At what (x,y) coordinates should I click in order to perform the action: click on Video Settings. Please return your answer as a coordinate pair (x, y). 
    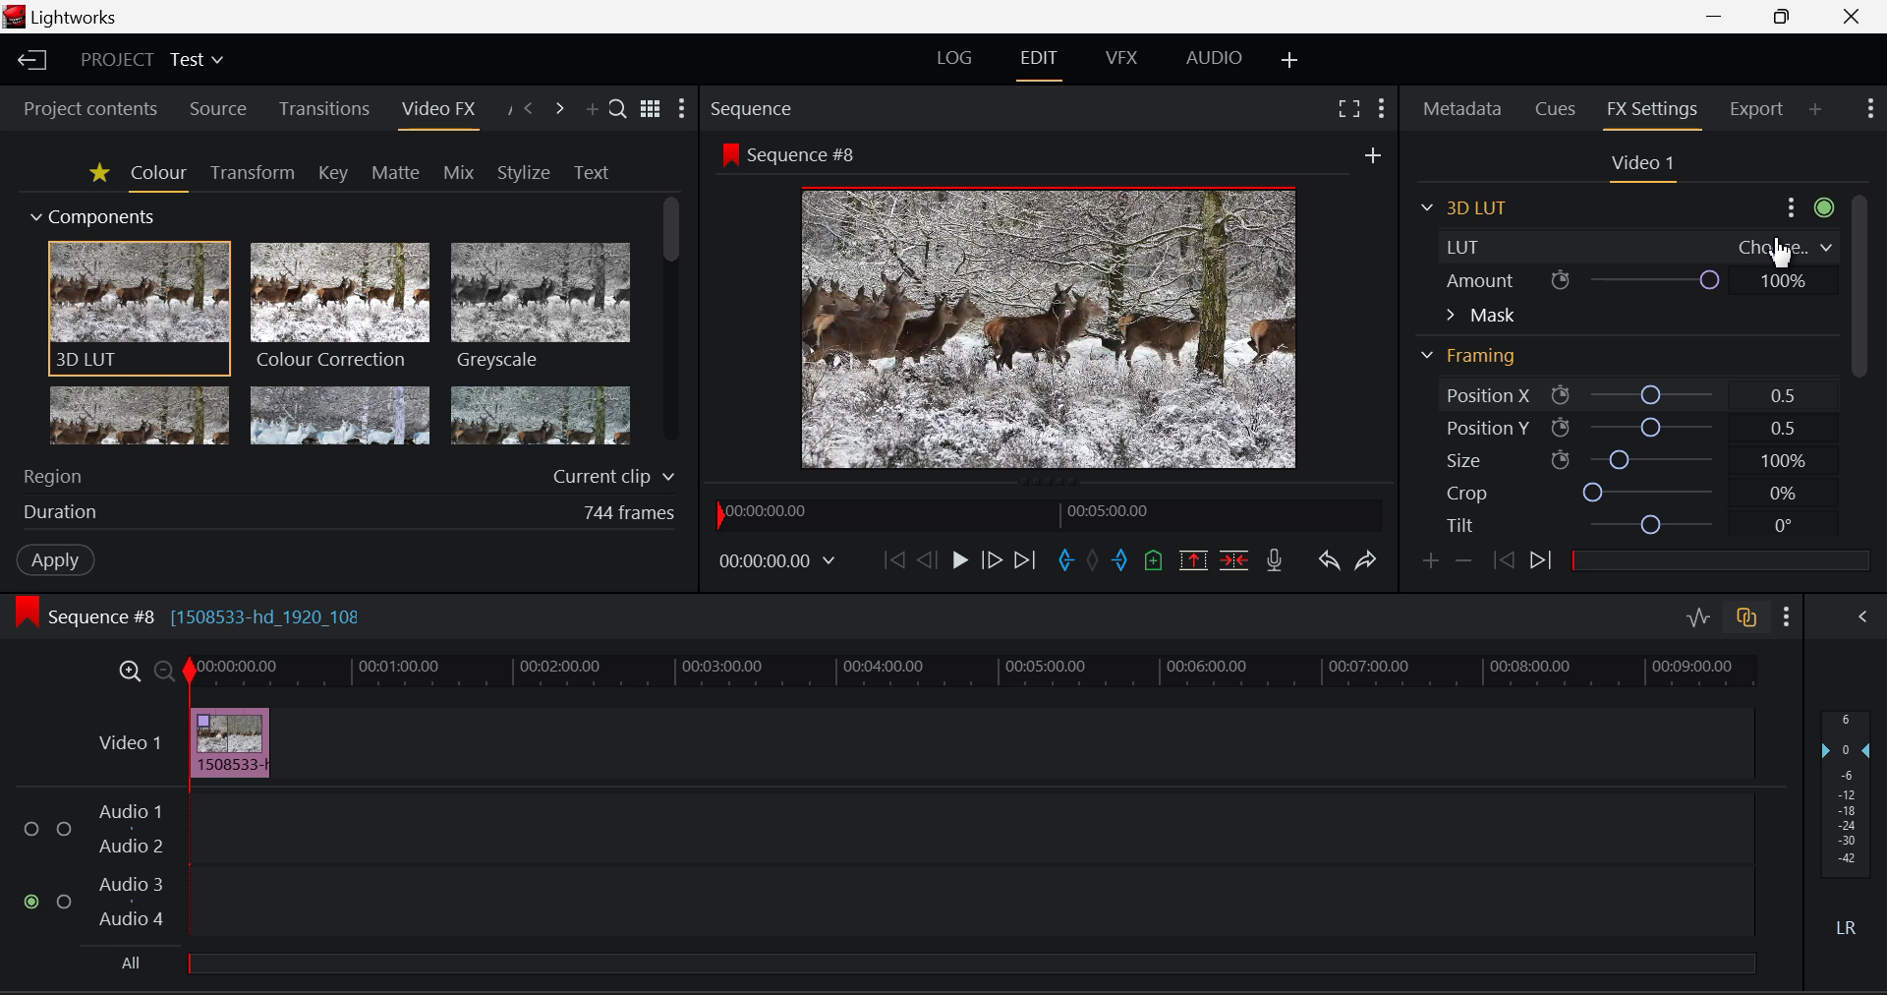
    Looking at the image, I should click on (1647, 168).